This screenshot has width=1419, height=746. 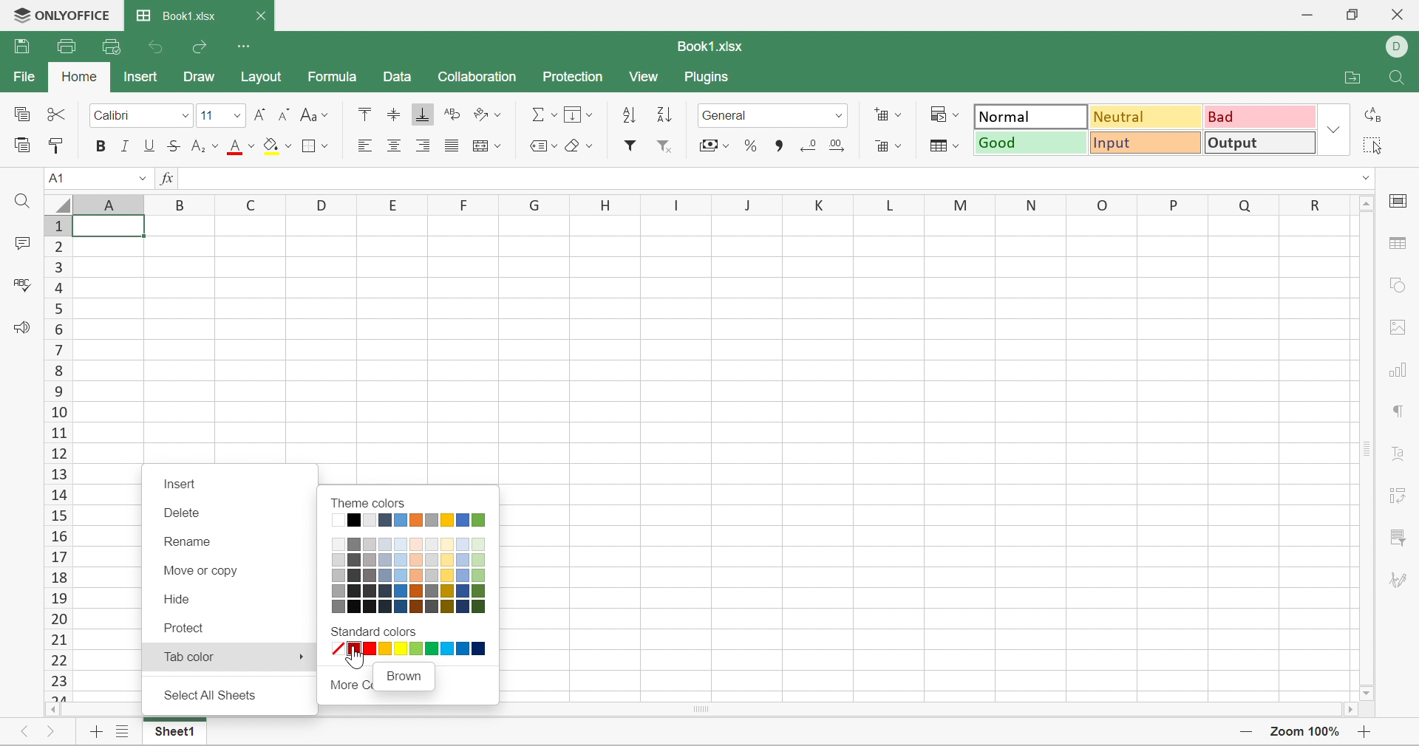 I want to click on 1, so click(x=55, y=227).